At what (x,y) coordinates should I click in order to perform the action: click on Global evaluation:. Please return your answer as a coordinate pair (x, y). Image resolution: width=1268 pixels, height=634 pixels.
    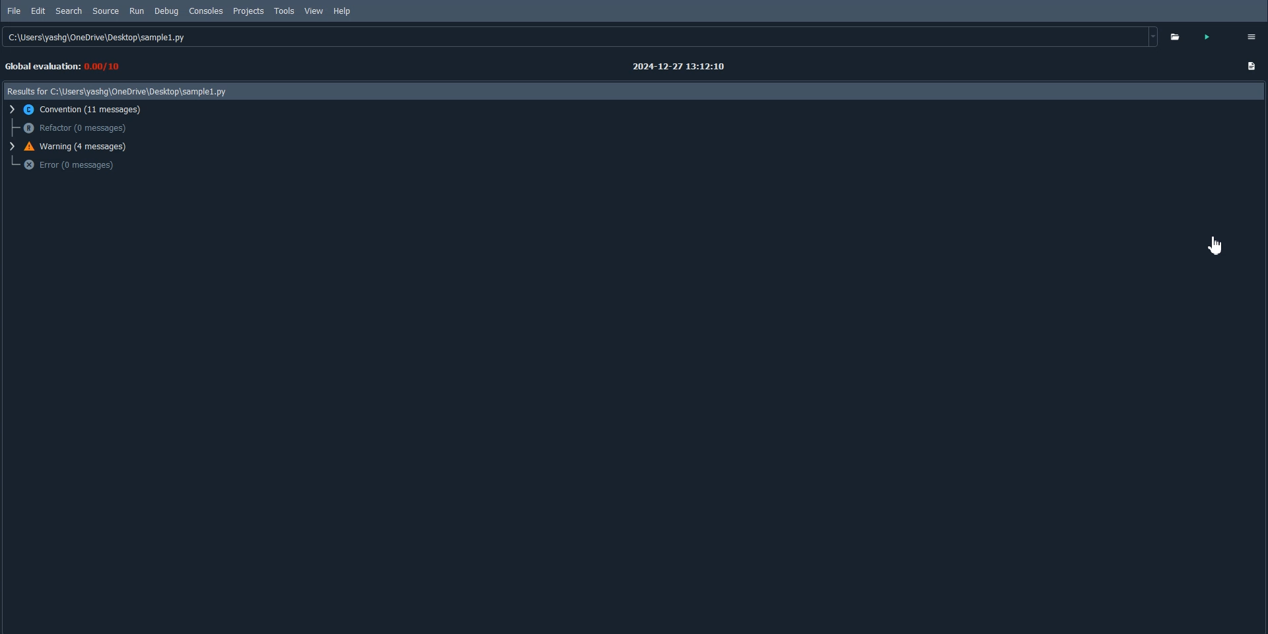
    Looking at the image, I should click on (67, 67).